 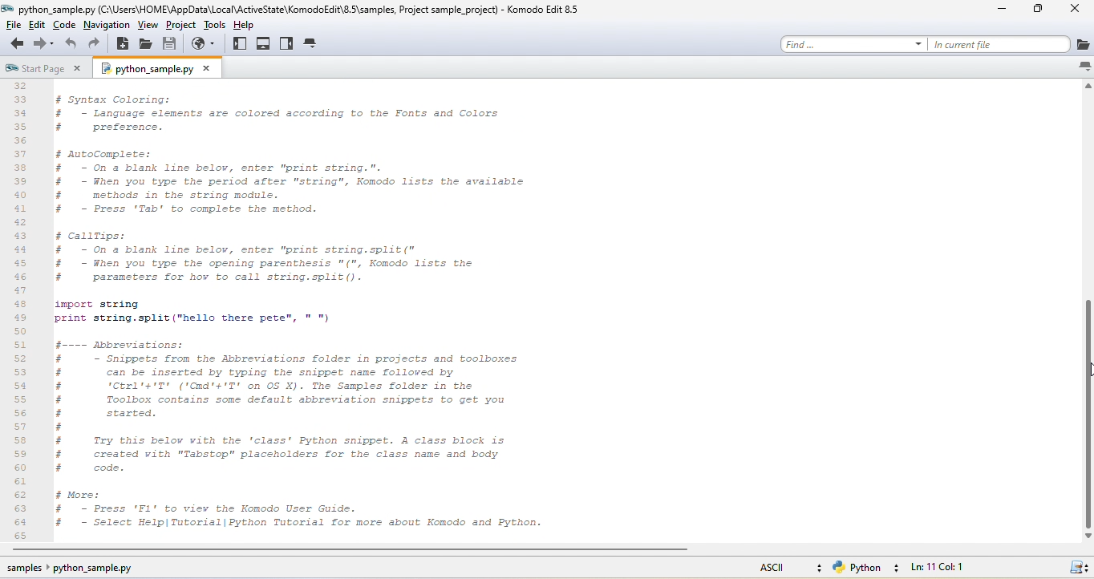 I want to click on edit, so click(x=41, y=26).